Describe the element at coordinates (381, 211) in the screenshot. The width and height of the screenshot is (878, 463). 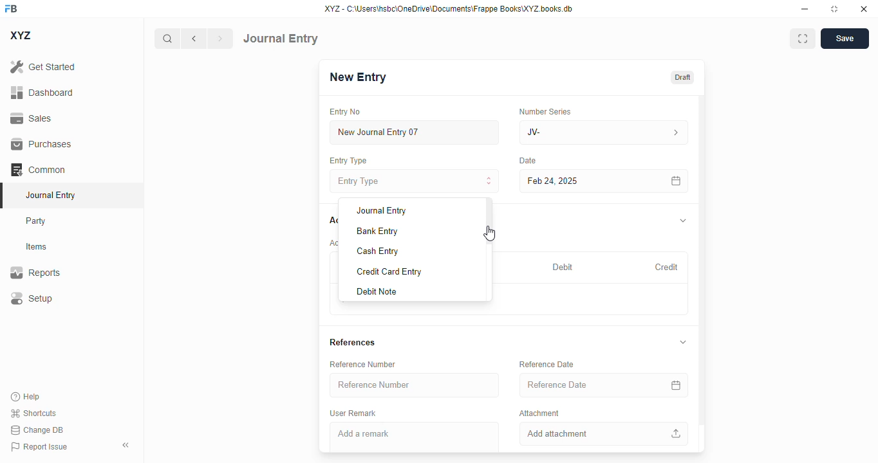
I see `journal entry` at that location.